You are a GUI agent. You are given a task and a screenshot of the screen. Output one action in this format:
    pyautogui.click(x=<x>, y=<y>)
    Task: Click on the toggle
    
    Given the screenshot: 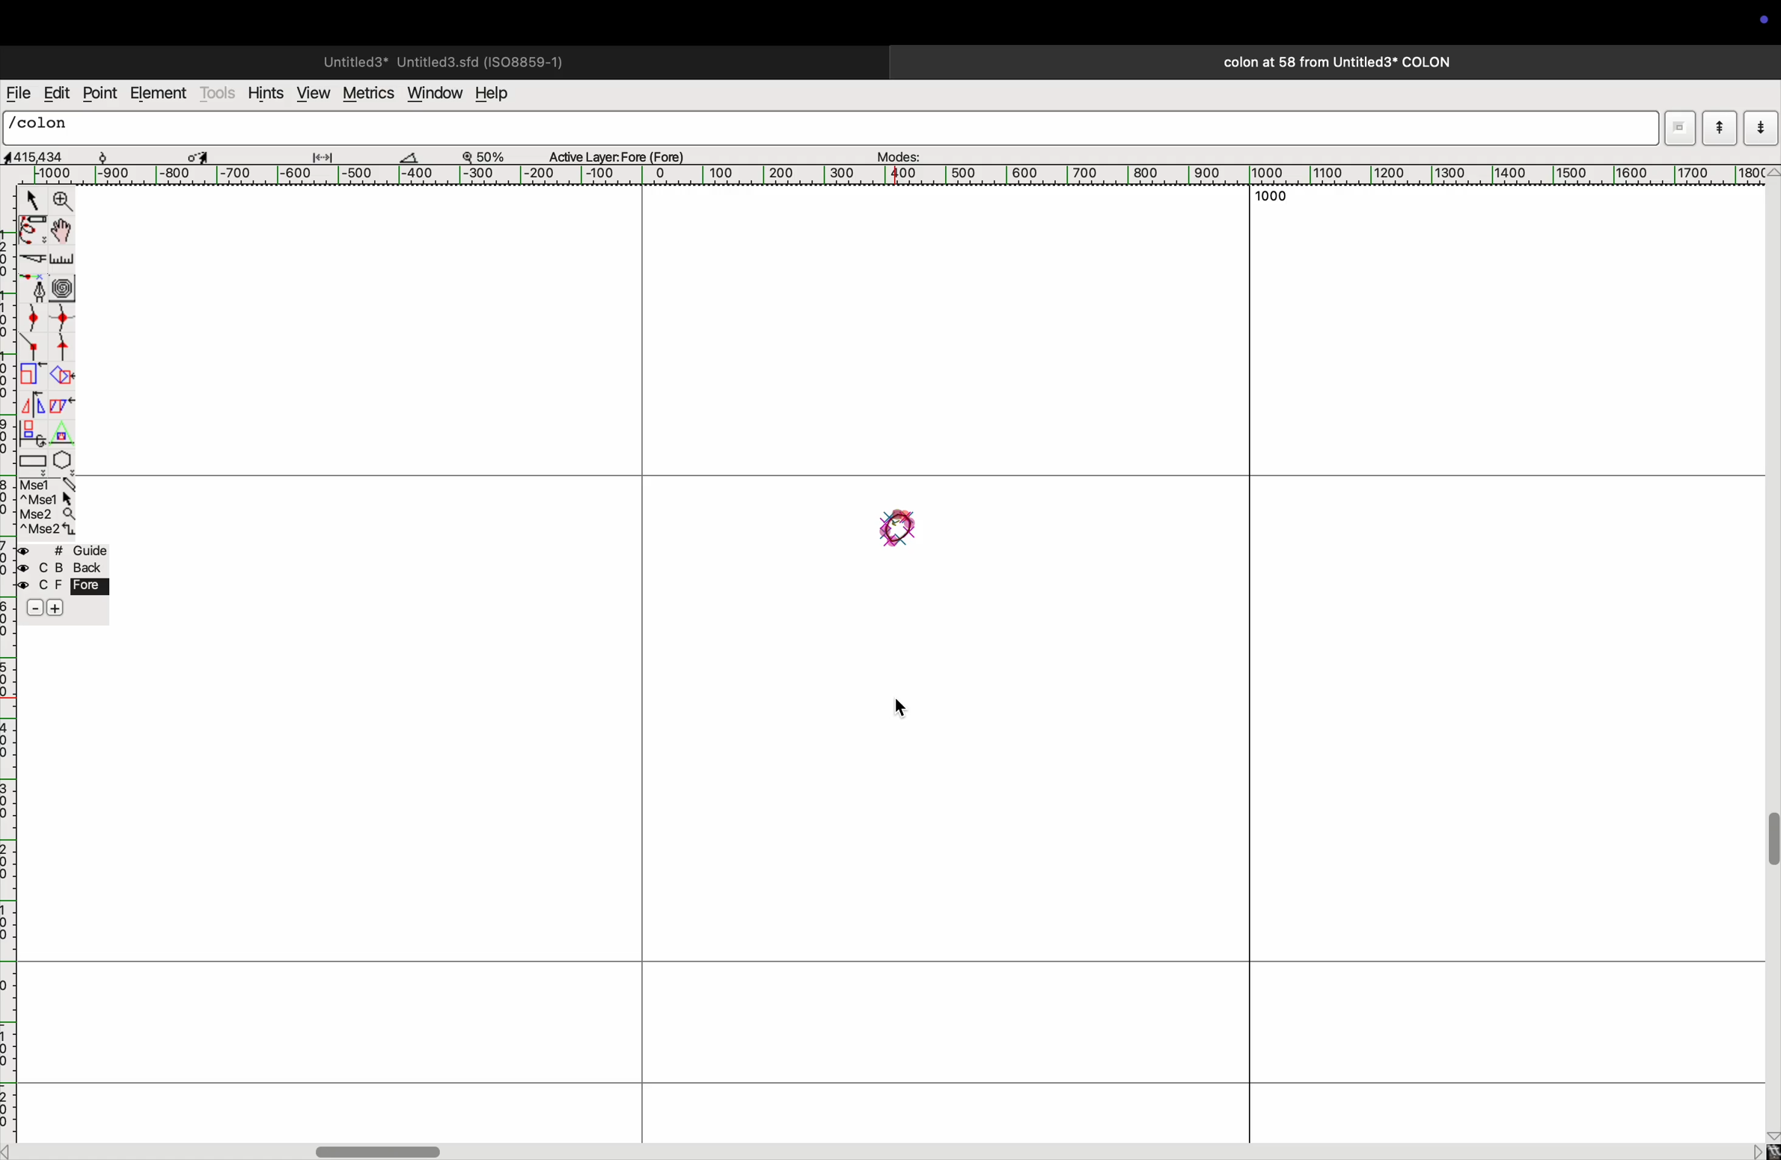 What is the action you would take?
    pyautogui.click(x=198, y=154)
    